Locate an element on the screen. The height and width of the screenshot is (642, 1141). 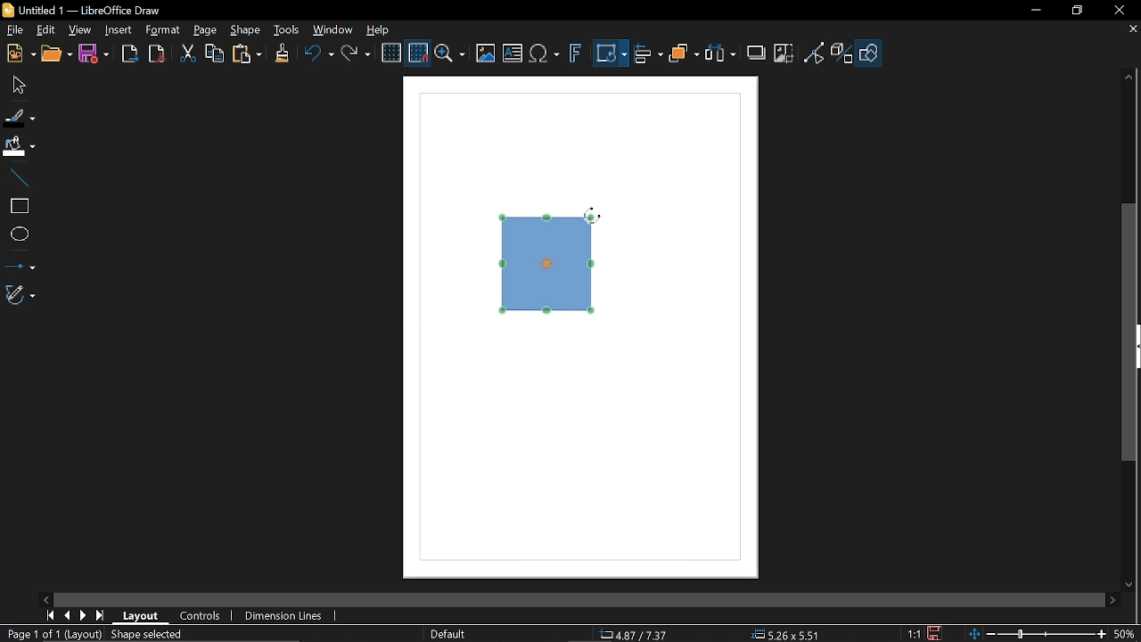
Paste is located at coordinates (246, 56).